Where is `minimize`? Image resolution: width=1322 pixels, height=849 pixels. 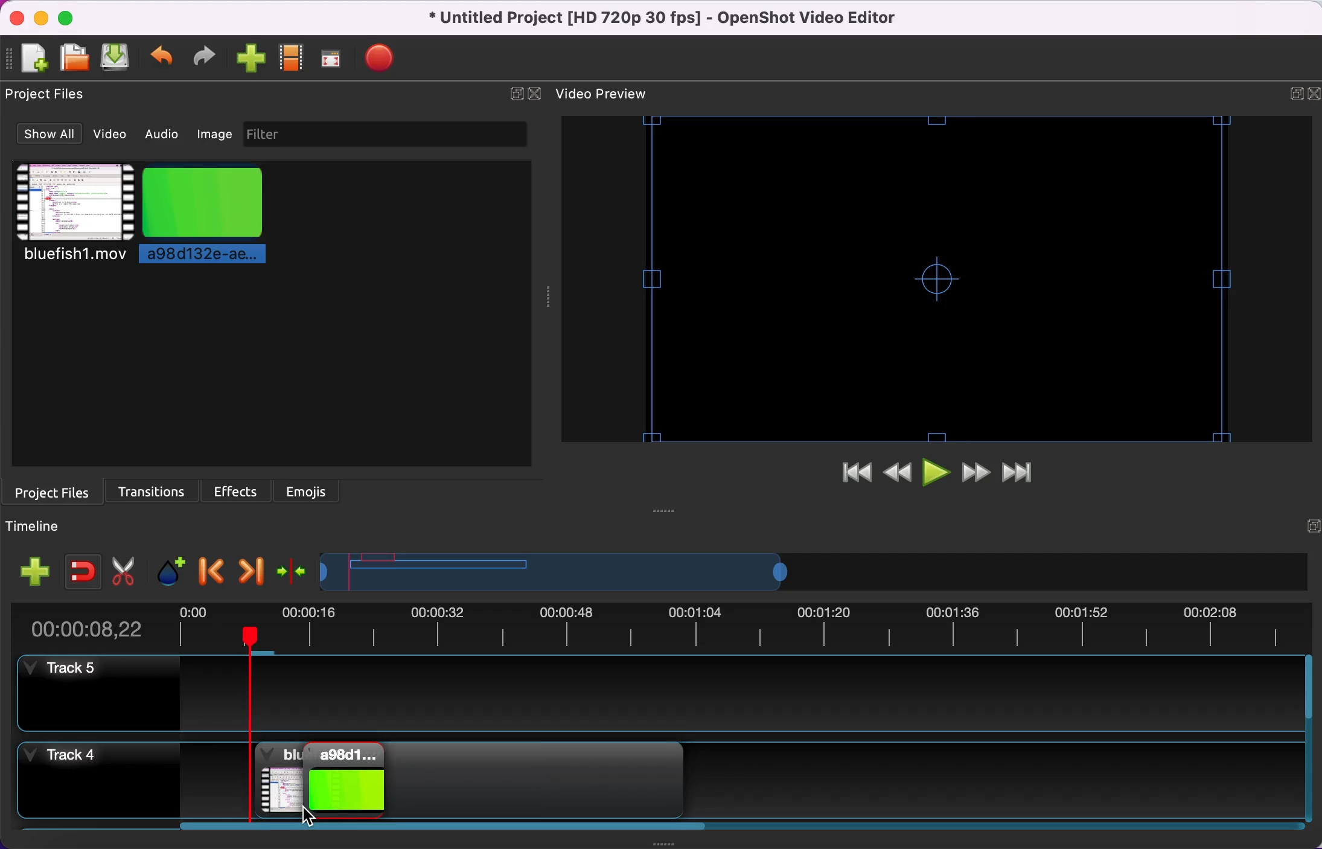 minimize is located at coordinates (40, 17).